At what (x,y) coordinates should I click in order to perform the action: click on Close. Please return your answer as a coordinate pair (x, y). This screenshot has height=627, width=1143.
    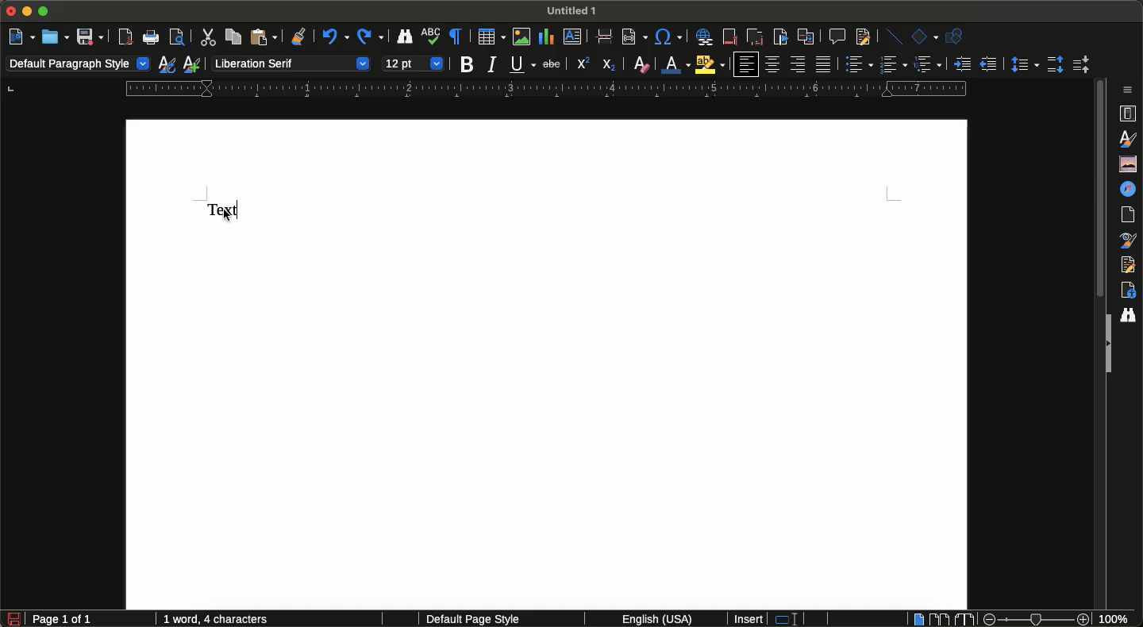
    Looking at the image, I should click on (11, 12).